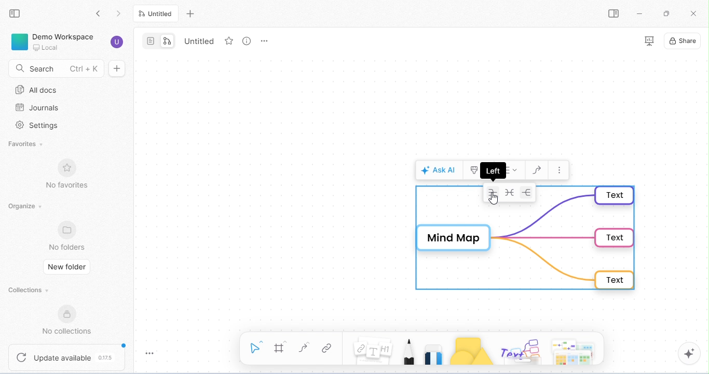 This screenshot has height=374, width=709. I want to click on collections, so click(29, 290).